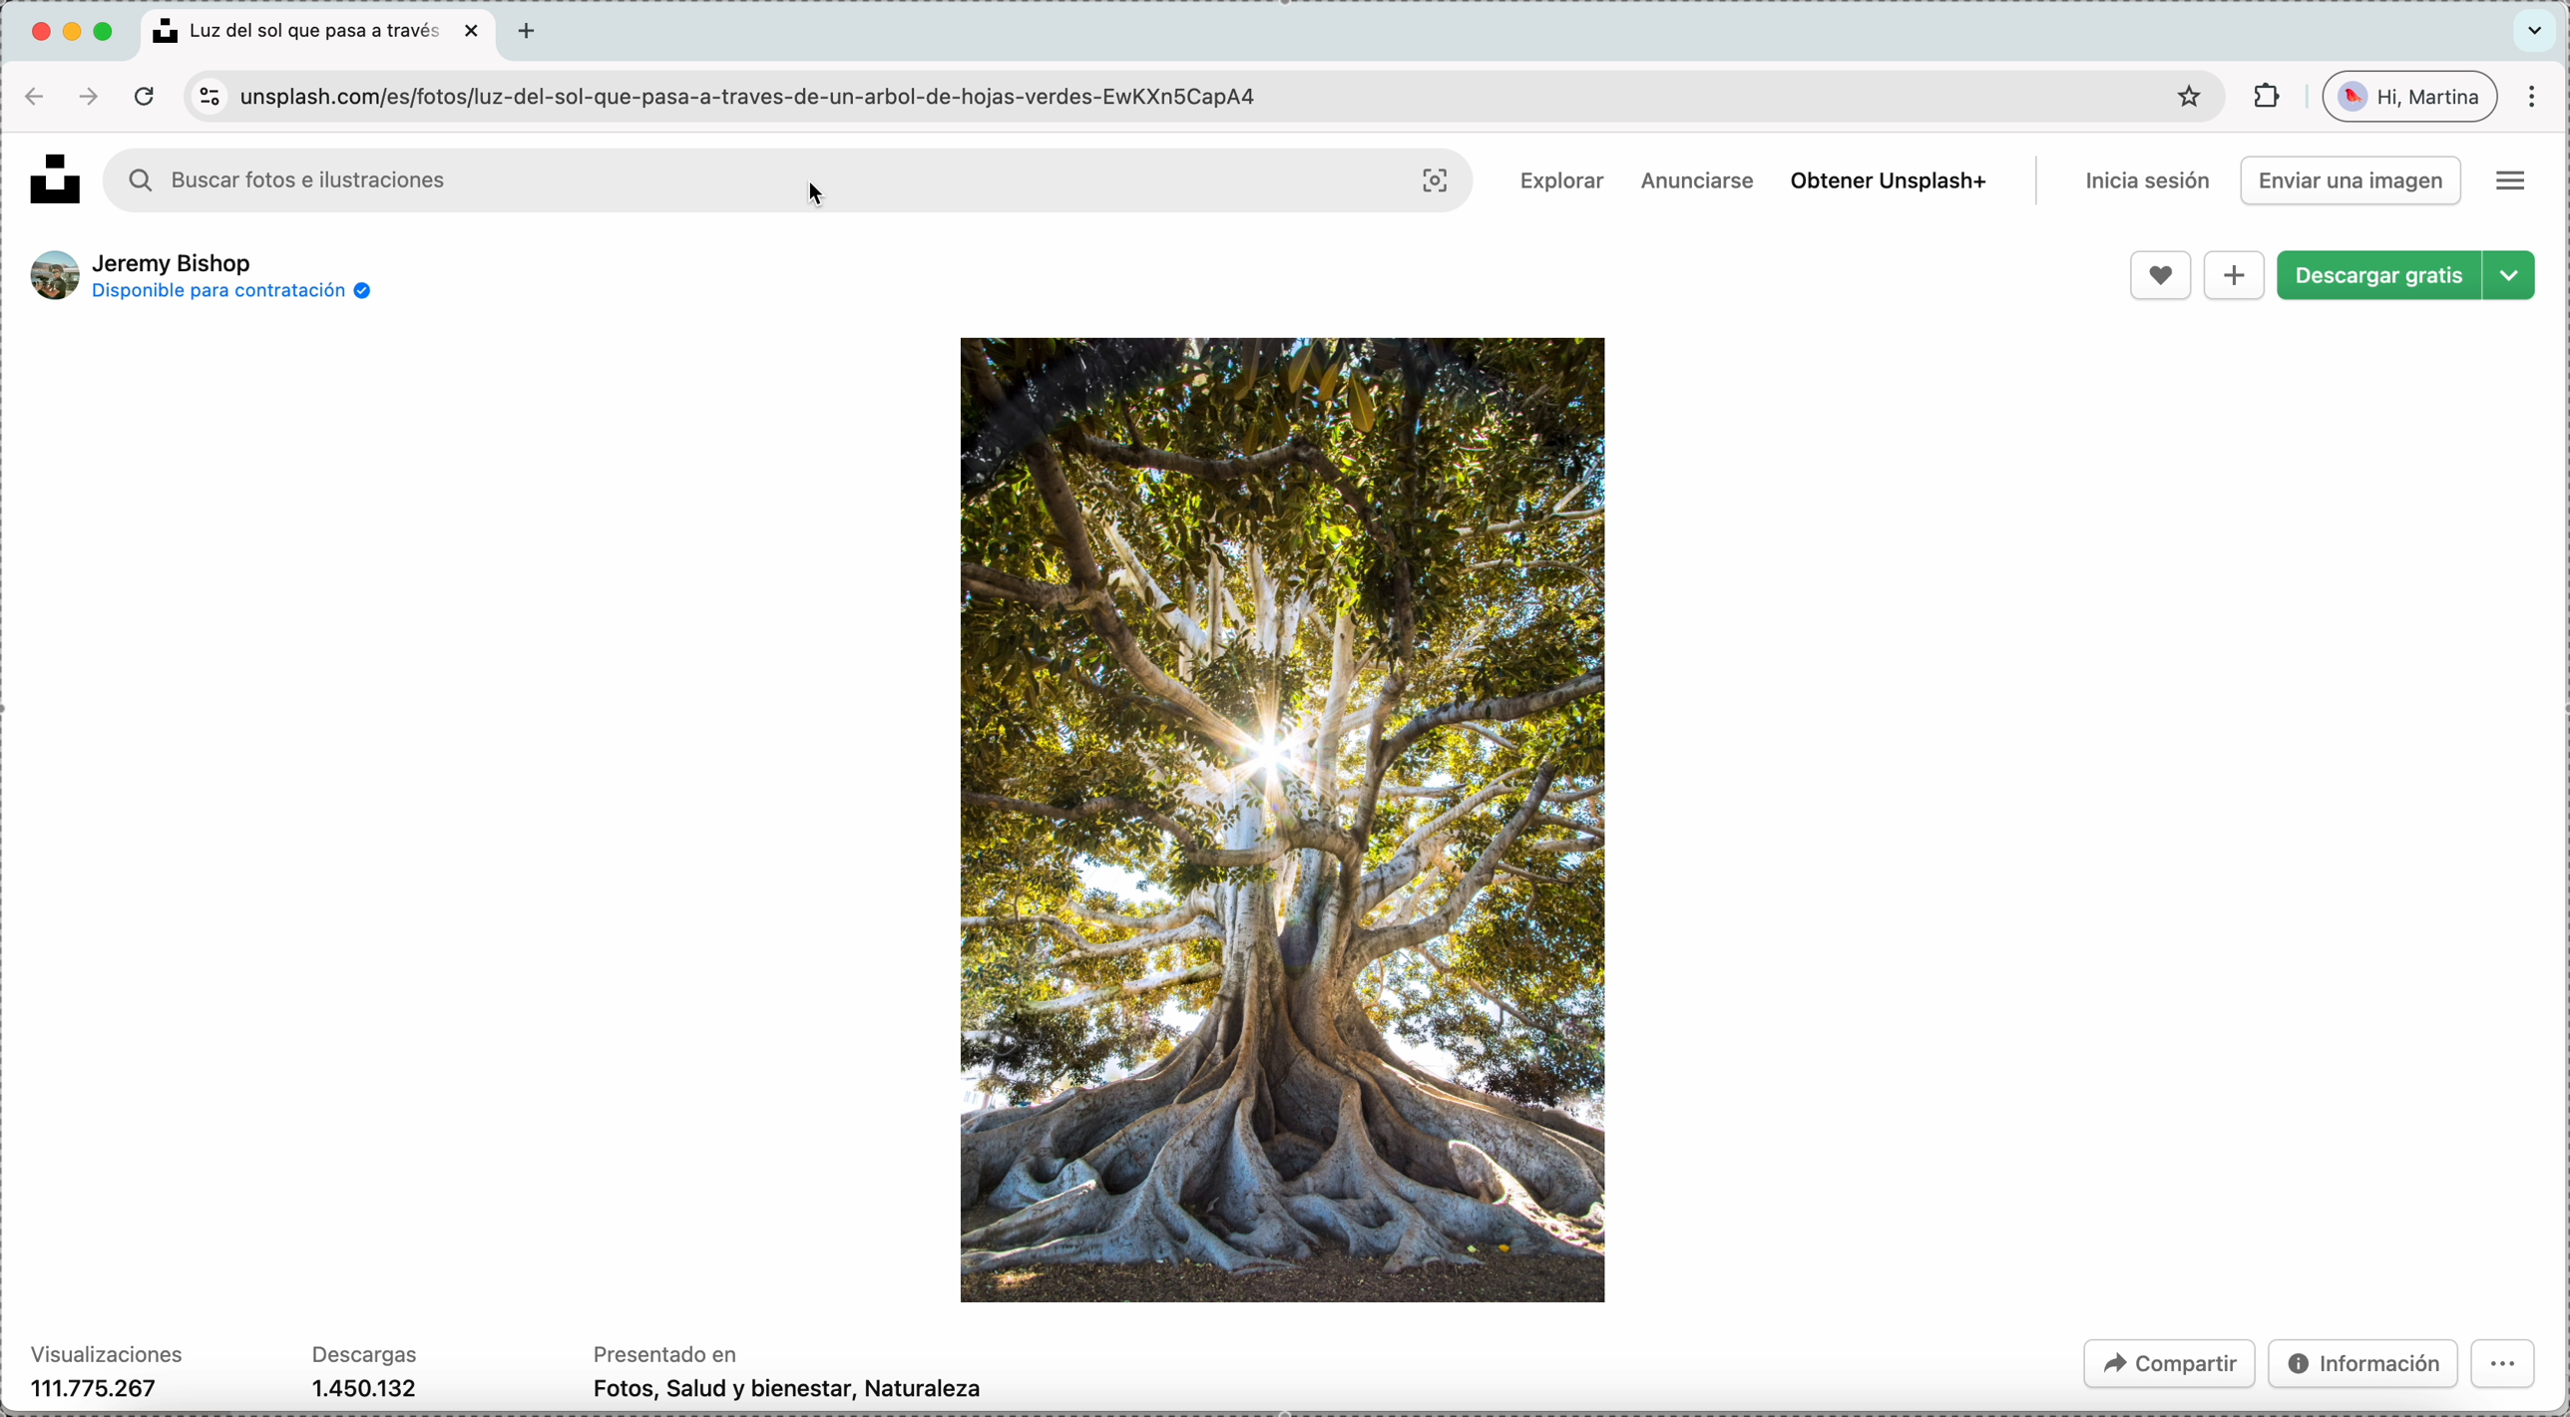 The image size is (2570, 1417). Describe the element at coordinates (766, 99) in the screenshot. I see `url` at that location.